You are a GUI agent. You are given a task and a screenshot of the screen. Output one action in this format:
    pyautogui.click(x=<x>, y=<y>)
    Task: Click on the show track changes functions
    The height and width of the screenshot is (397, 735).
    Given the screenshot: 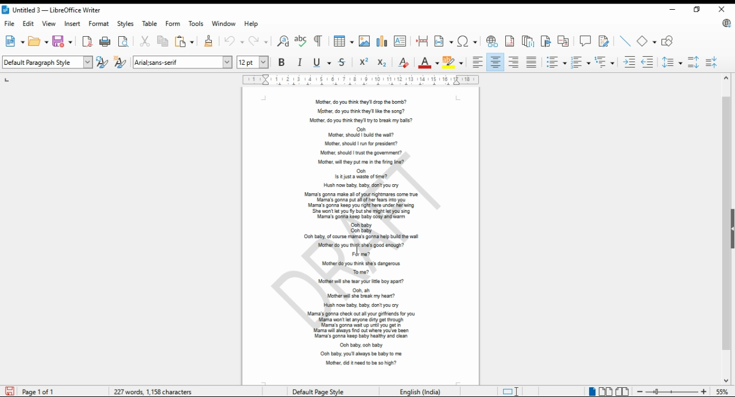 What is the action you would take?
    pyautogui.click(x=604, y=41)
    